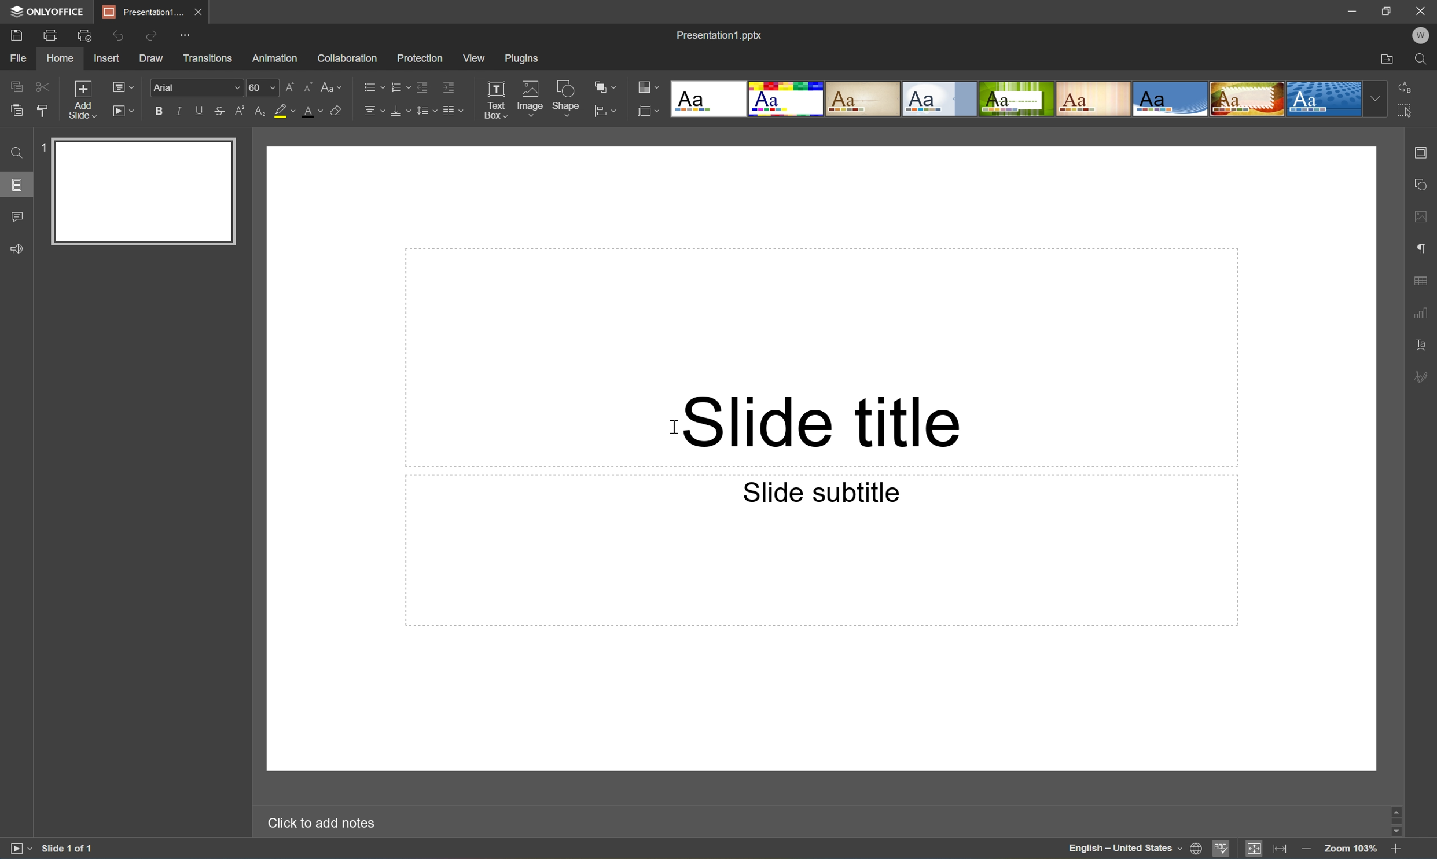 This screenshot has width=1437, height=859. What do you see at coordinates (144, 192) in the screenshot?
I see `Slide` at bounding box center [144, 192].